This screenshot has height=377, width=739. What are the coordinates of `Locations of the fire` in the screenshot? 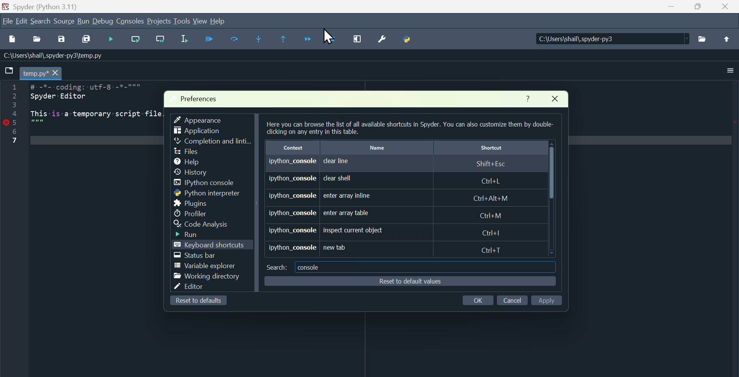 It's located at (608, 41).